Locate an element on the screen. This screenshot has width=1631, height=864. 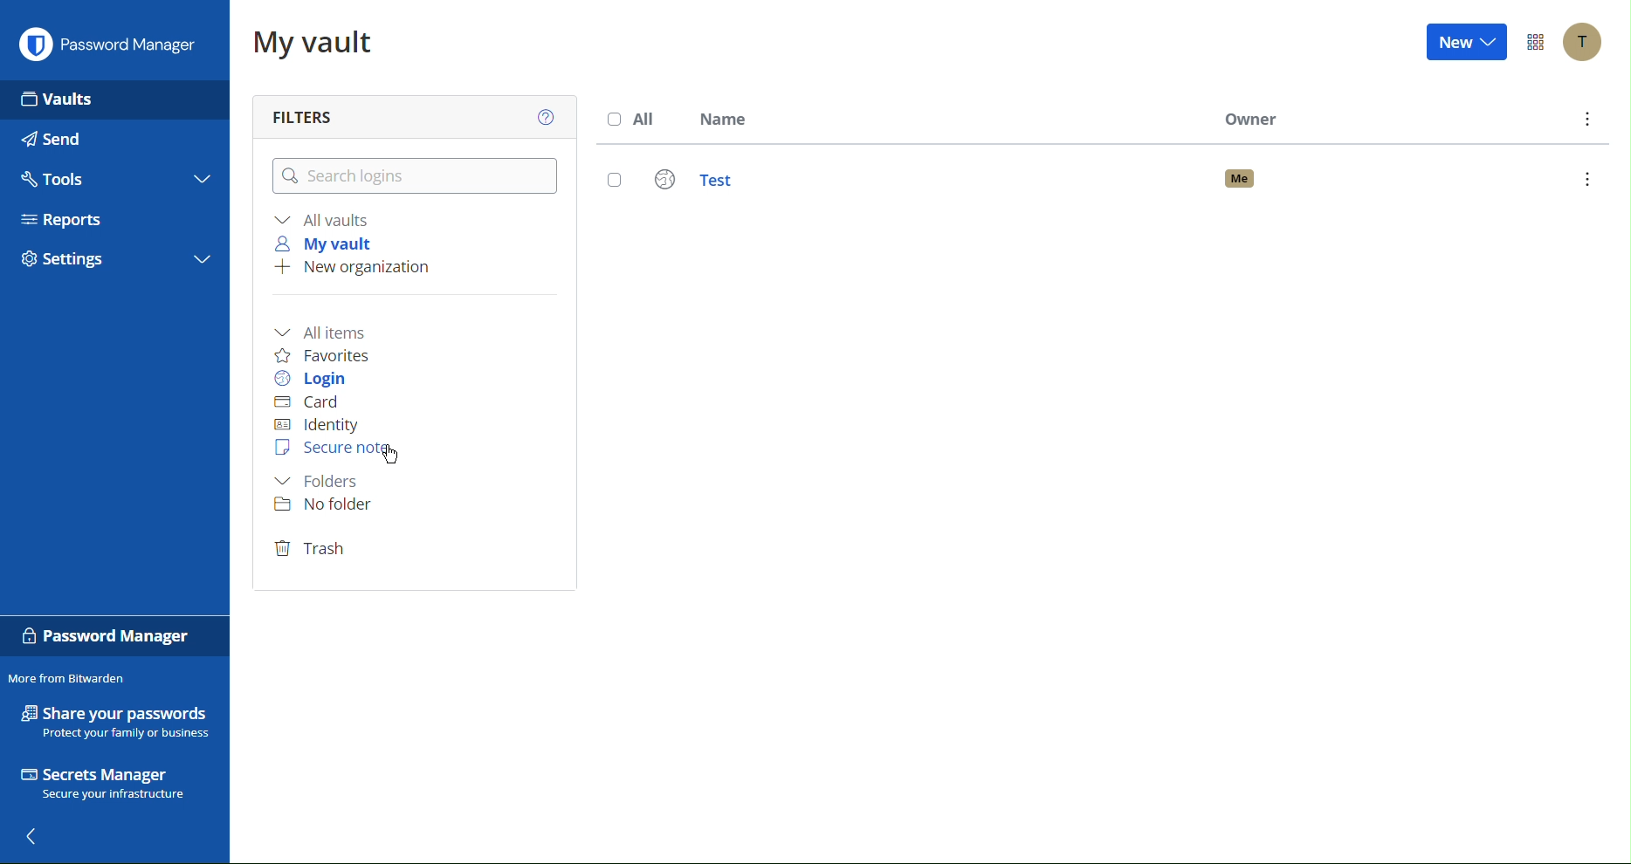
New is located at coordinates (1464, 45).